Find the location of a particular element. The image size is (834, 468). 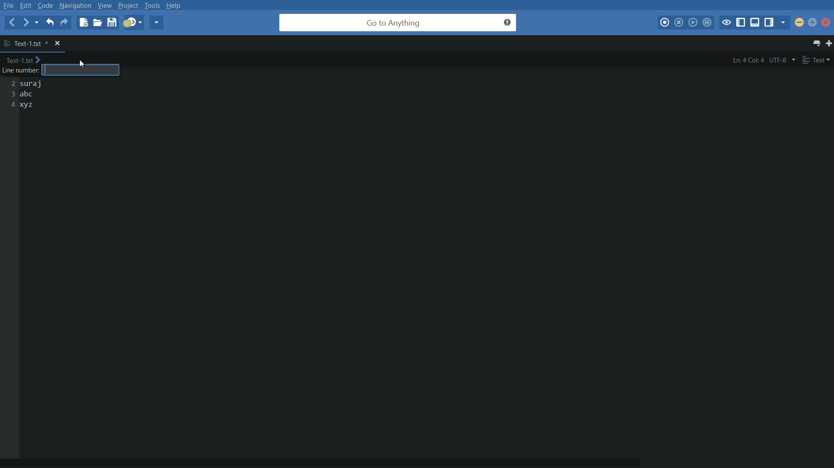

show/hide right panel is located at coordinates (770, 23).